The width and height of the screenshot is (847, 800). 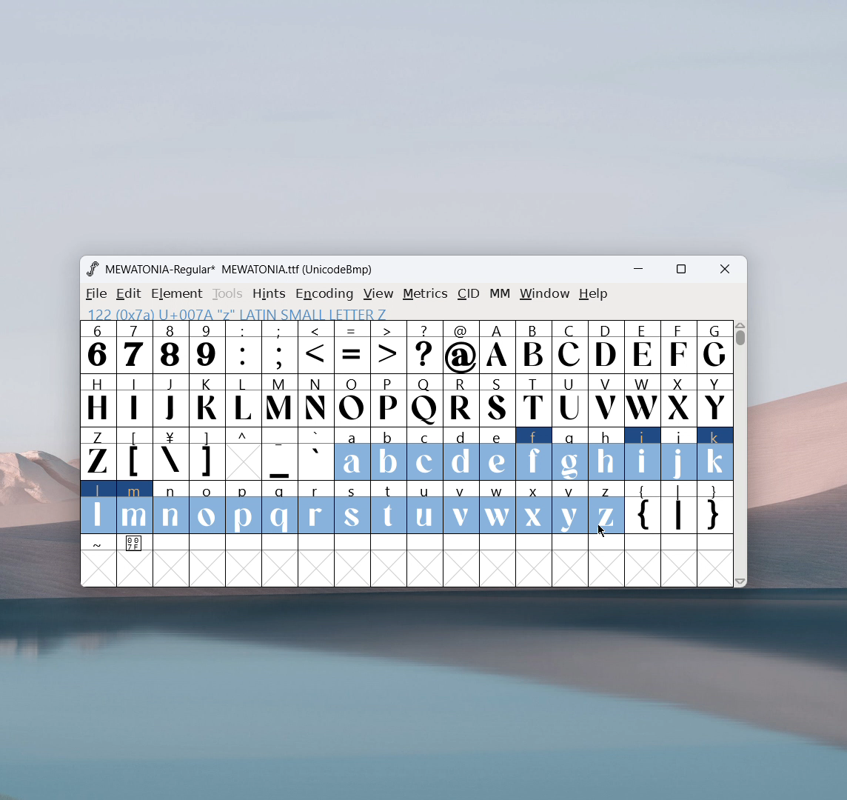 I want to click on c, so click(x=425, y=454).